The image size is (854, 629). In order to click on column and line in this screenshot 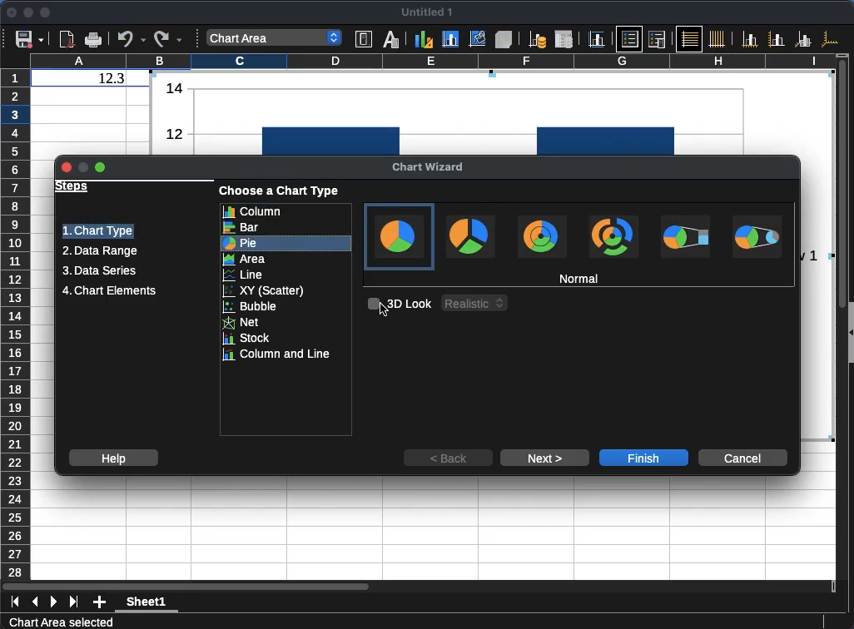, I will do `click(286, 355)`.